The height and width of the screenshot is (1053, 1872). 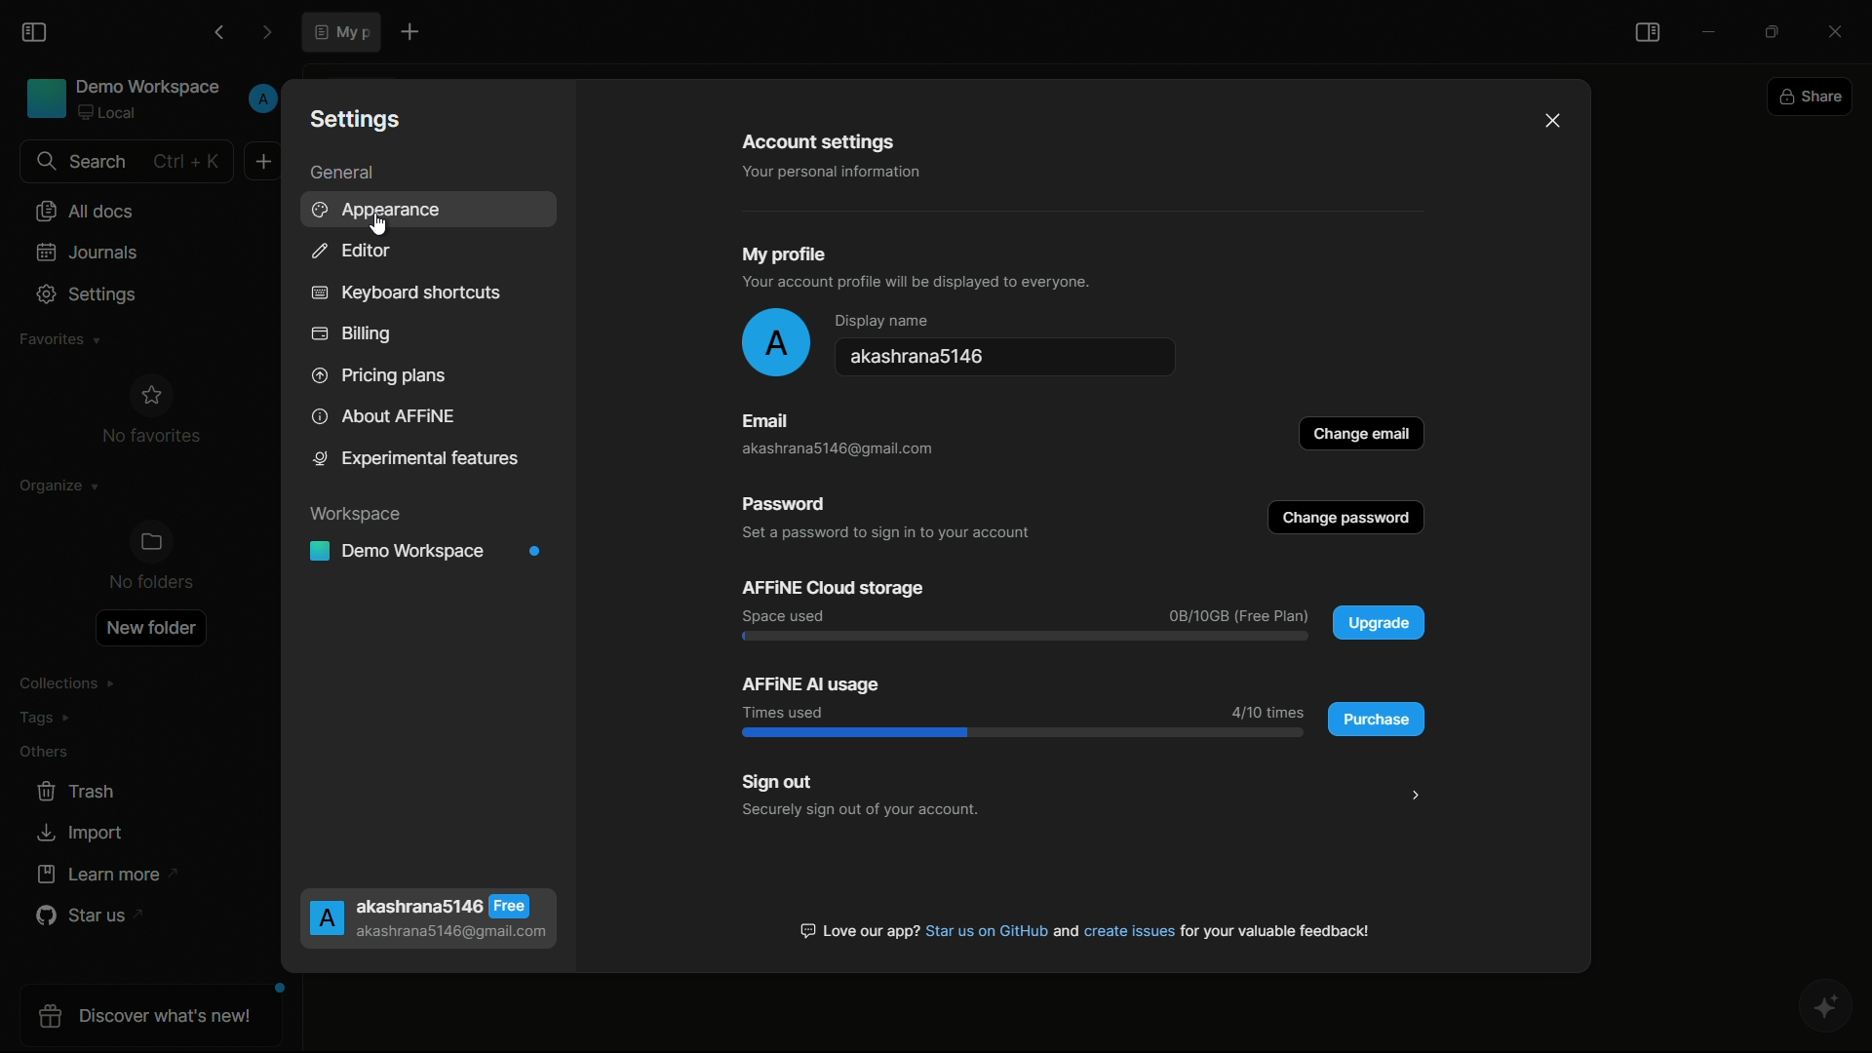 What do you see at coordinates (341, 31) in the screenshot?
I see `document tab` at bounding box center [341, 31].